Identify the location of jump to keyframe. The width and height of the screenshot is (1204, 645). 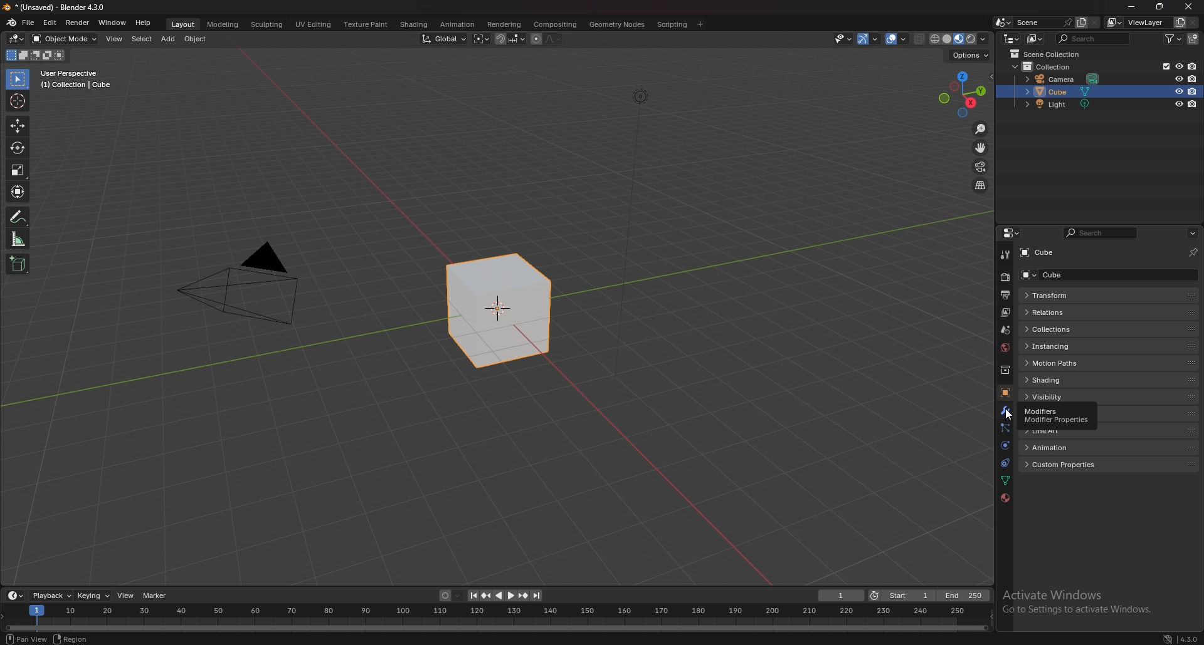
(486, 596).